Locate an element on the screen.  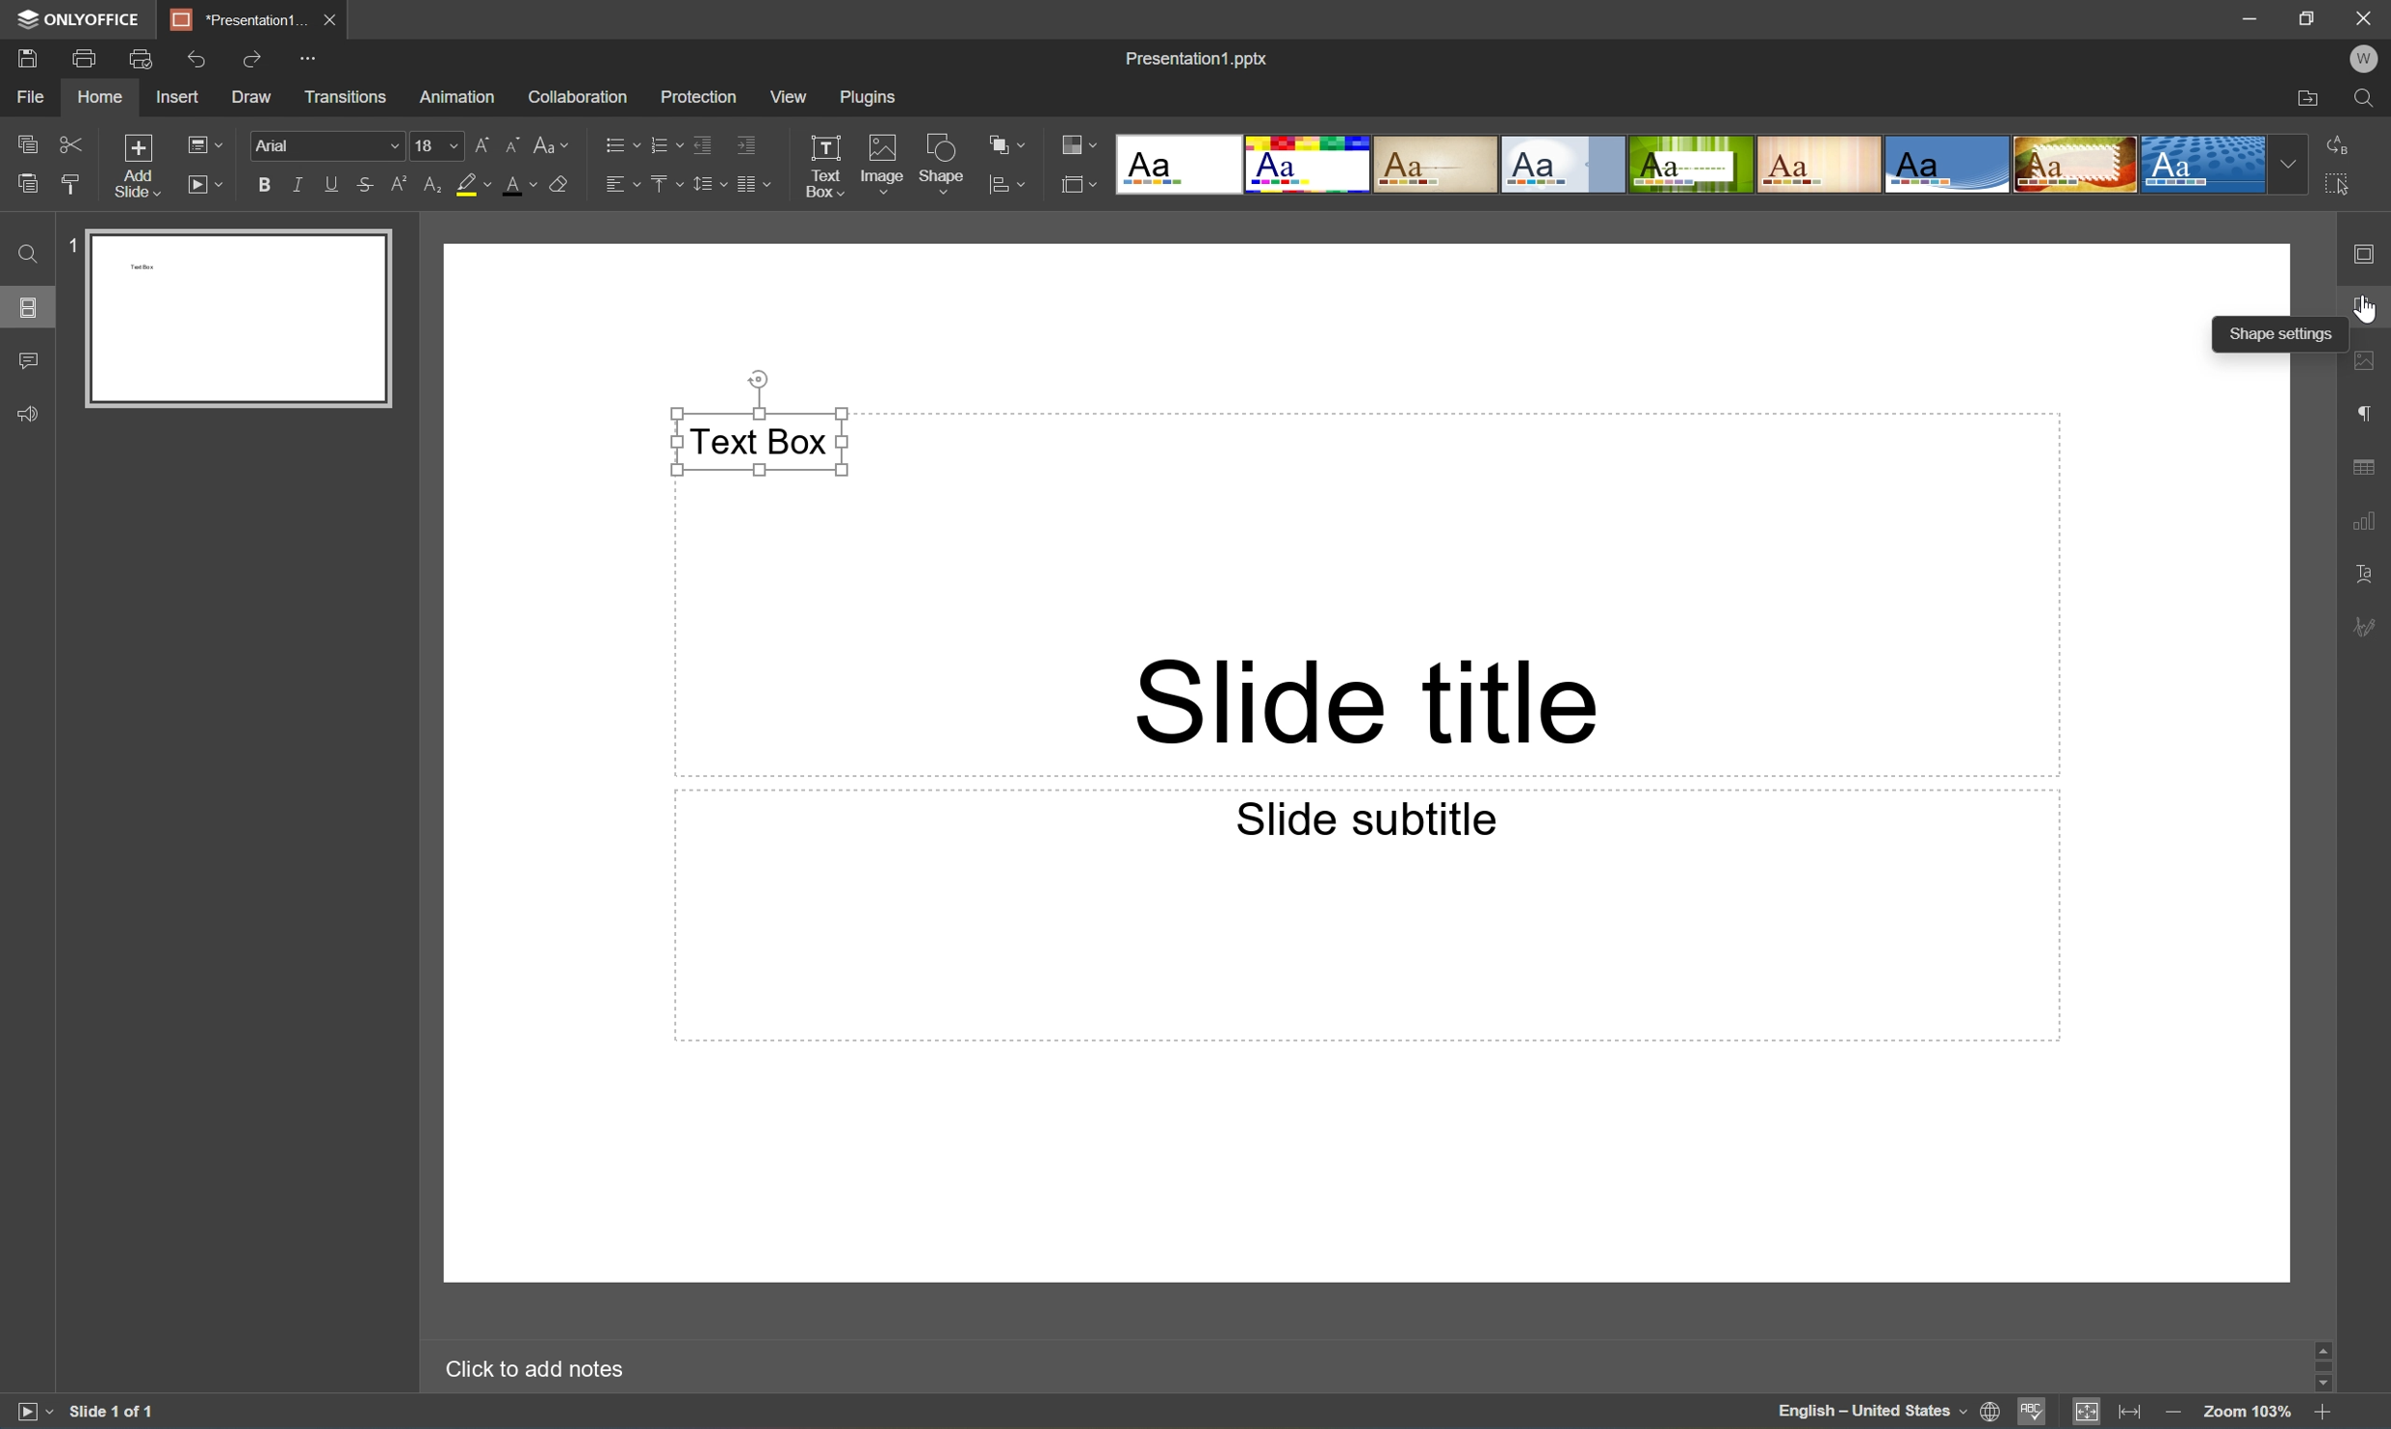
Click to add notes is located at coordinates (533, 1372).